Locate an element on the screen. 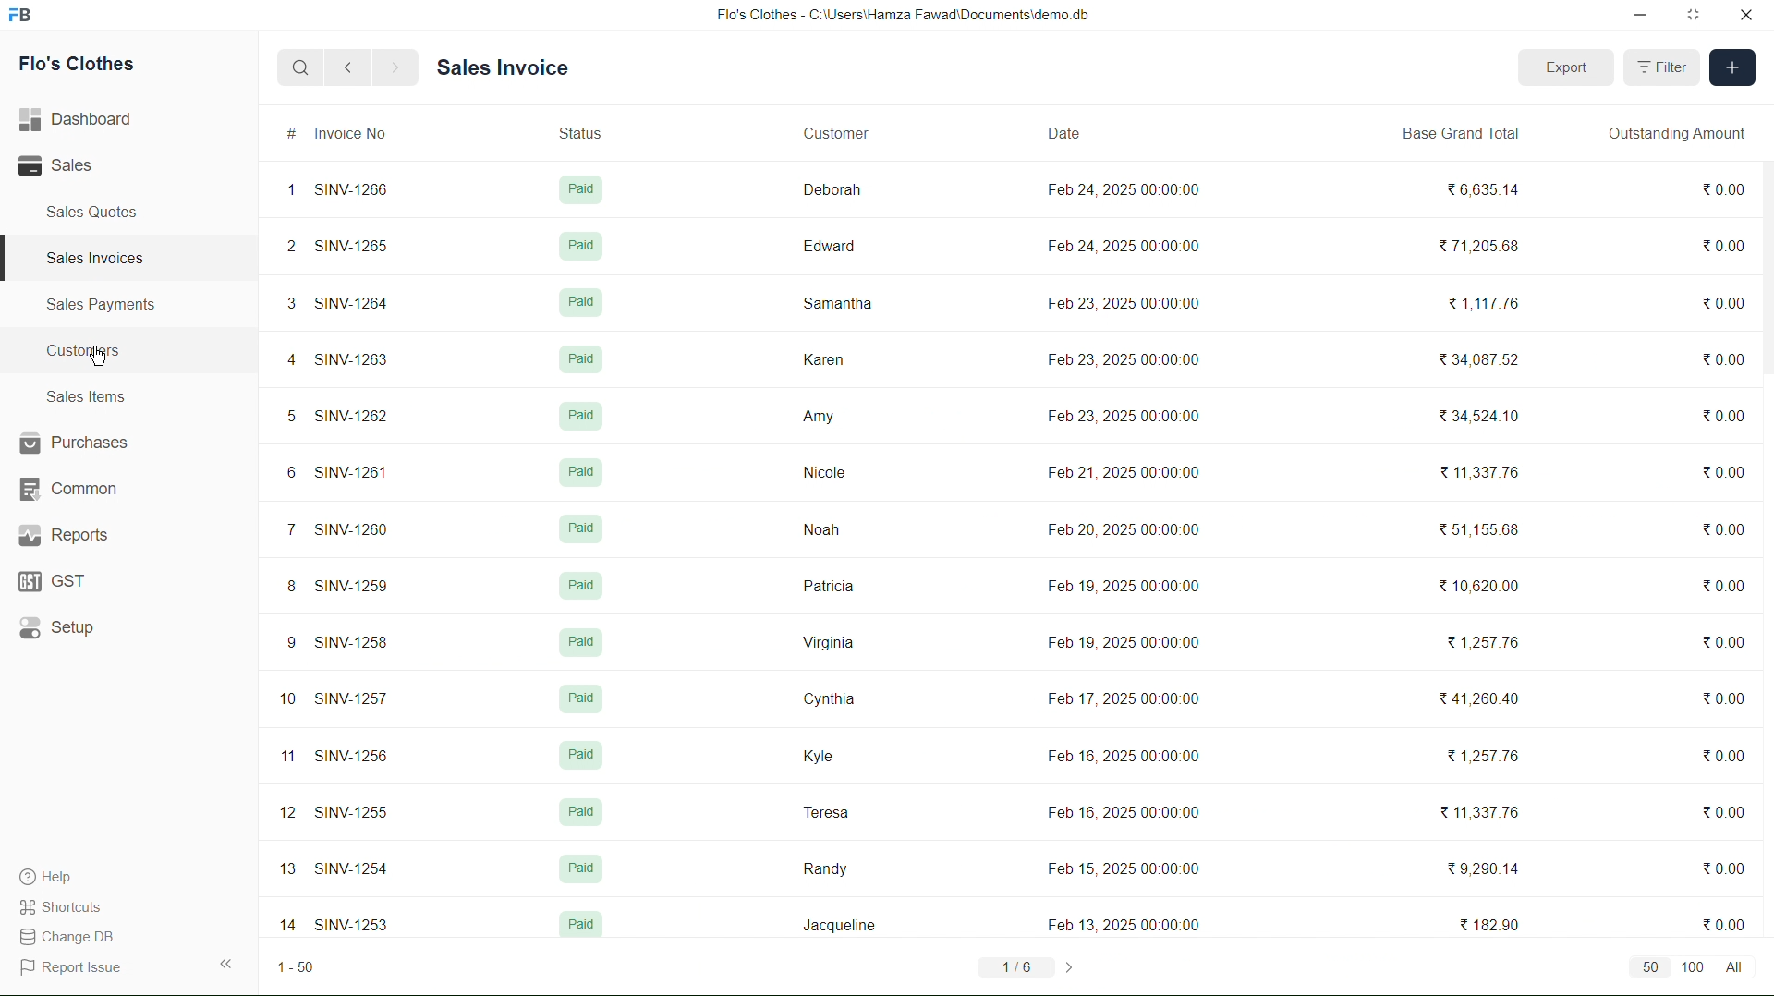  change DB is located at coordinates (67, 936).